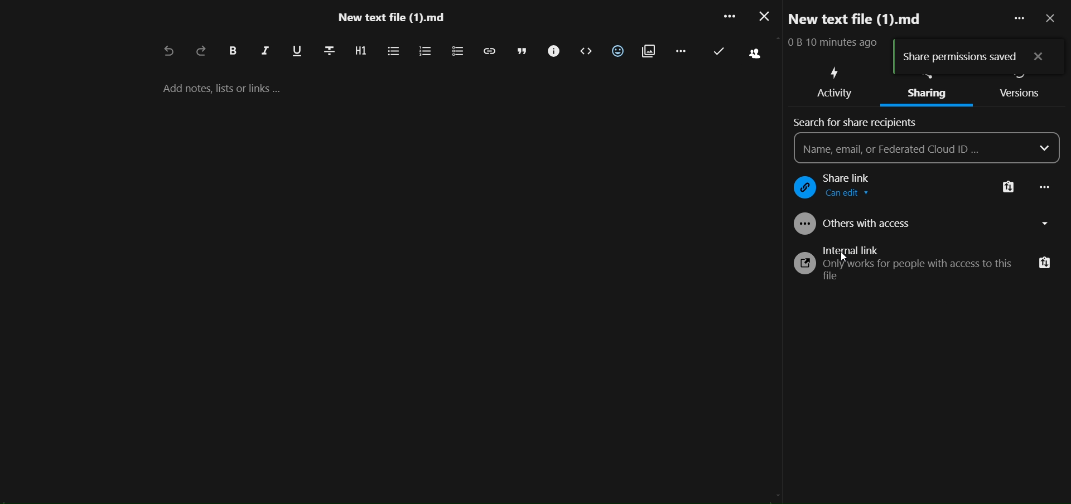 This screenshot has width=1071, height=504. Describe the element at coordinates (1046, 188) in the screenshot. I see `more` at that location.